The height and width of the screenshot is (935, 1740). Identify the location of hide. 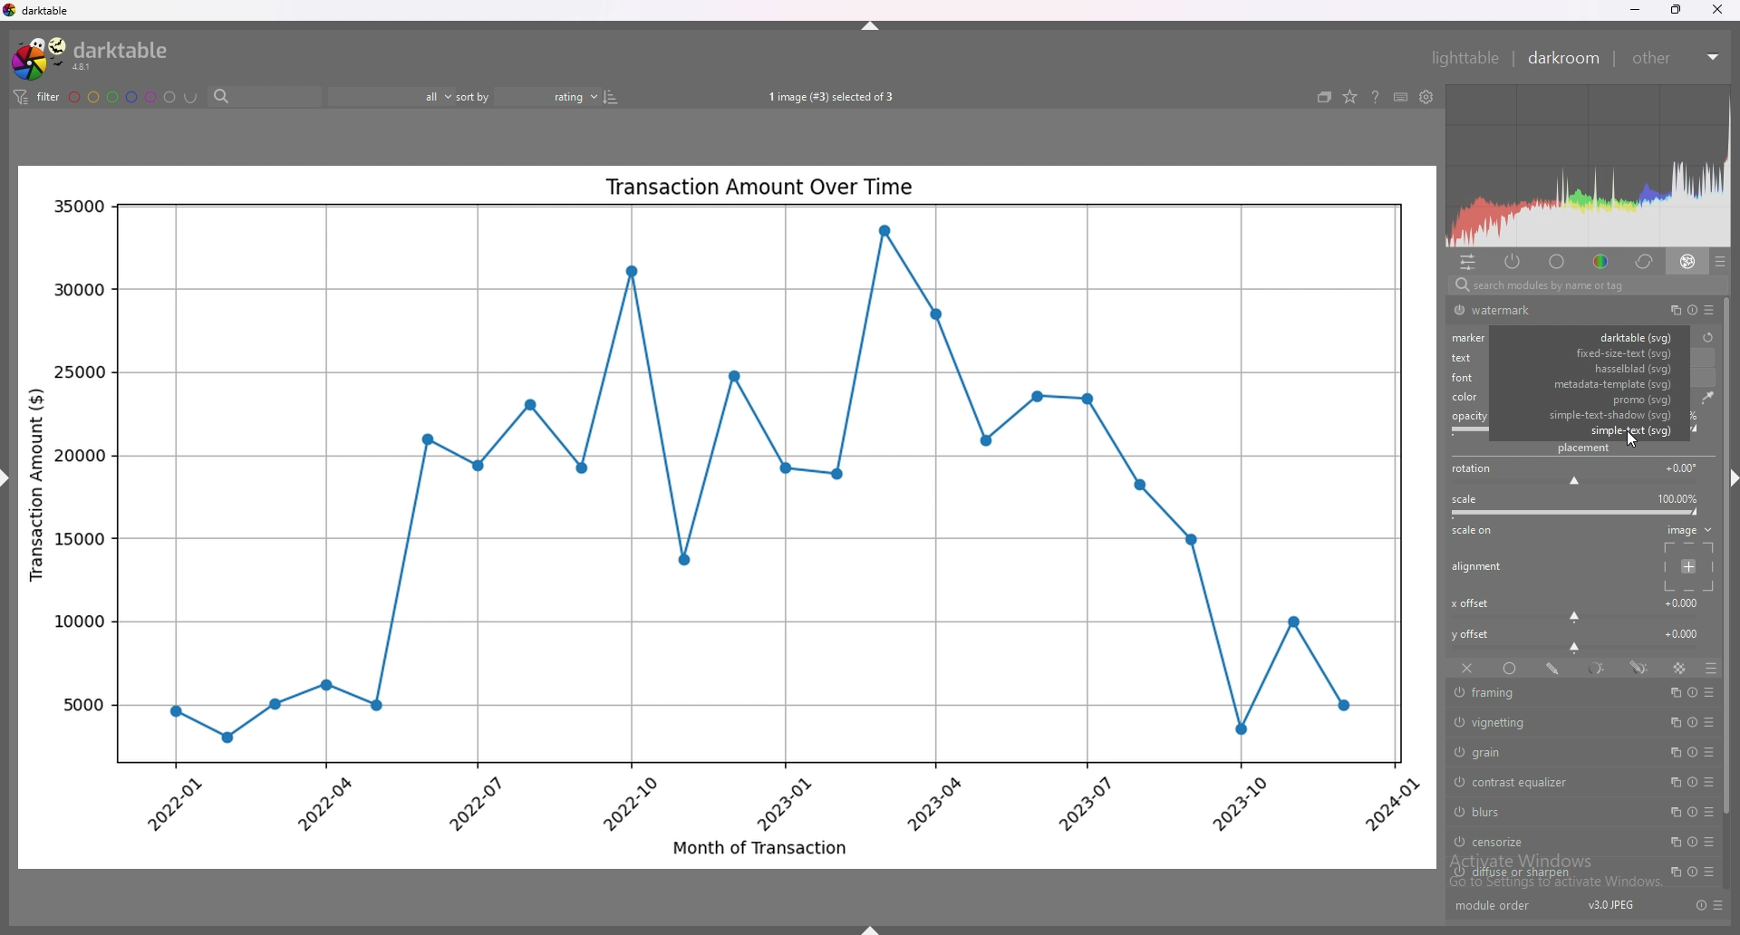
(869, 929).